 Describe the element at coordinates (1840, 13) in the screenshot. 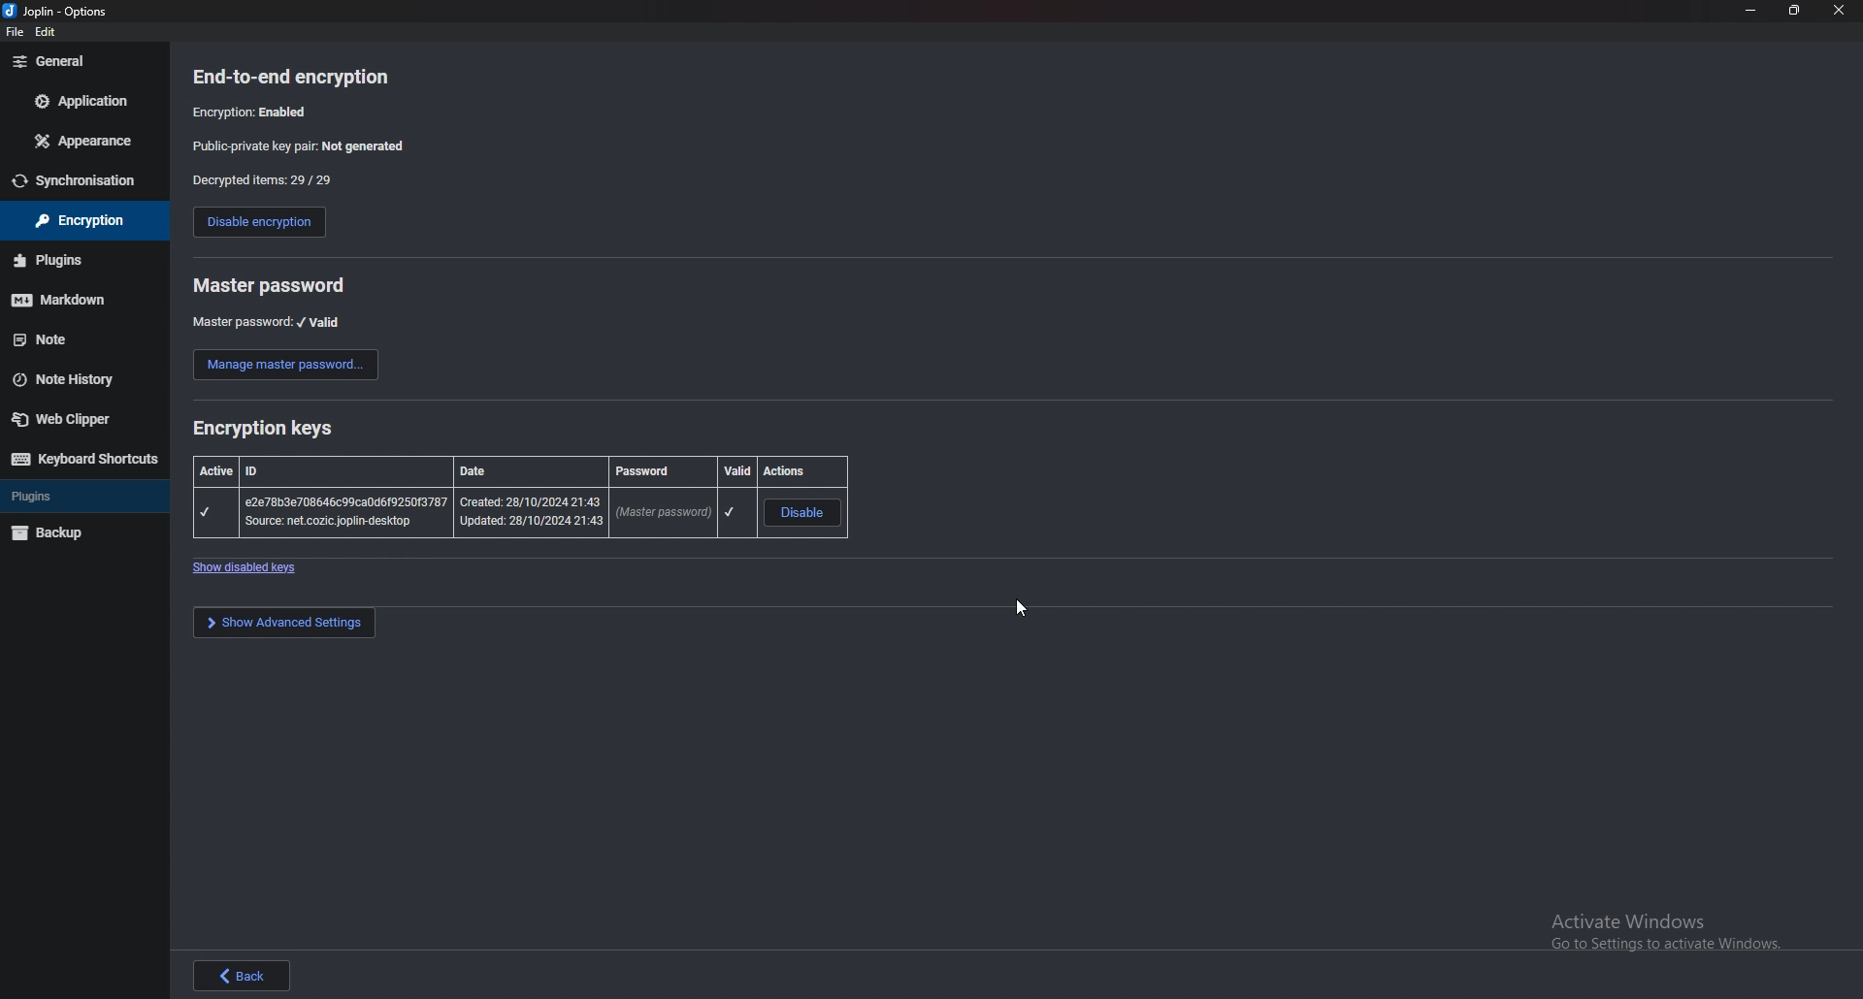

I see `` at that location.